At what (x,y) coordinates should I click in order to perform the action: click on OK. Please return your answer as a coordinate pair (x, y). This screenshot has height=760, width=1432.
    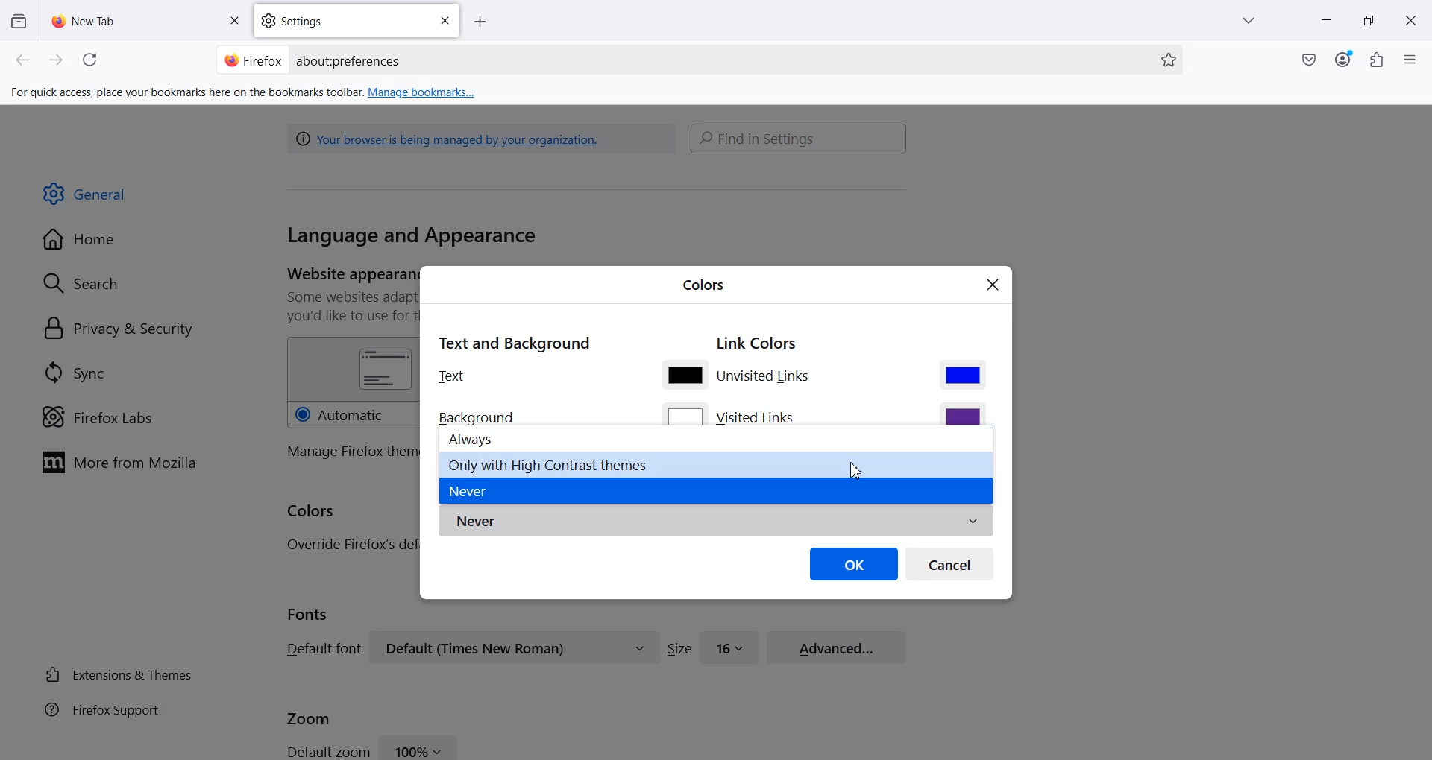
    Looking at the image, I should click on (854, 563).